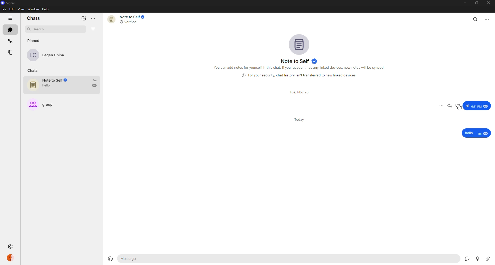 This screenshot has height=265, width=495. I want to click on day, so click(301, 119).